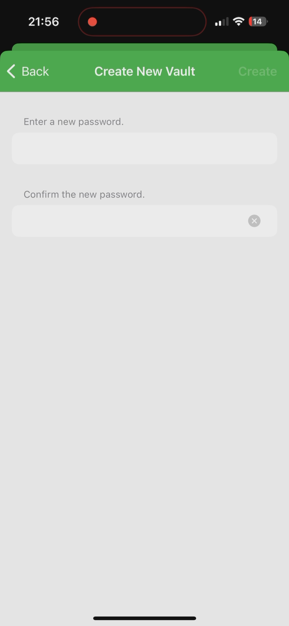 This screenshot has width=289, height=626. I want to click on caption for new password, so click(128, 149).